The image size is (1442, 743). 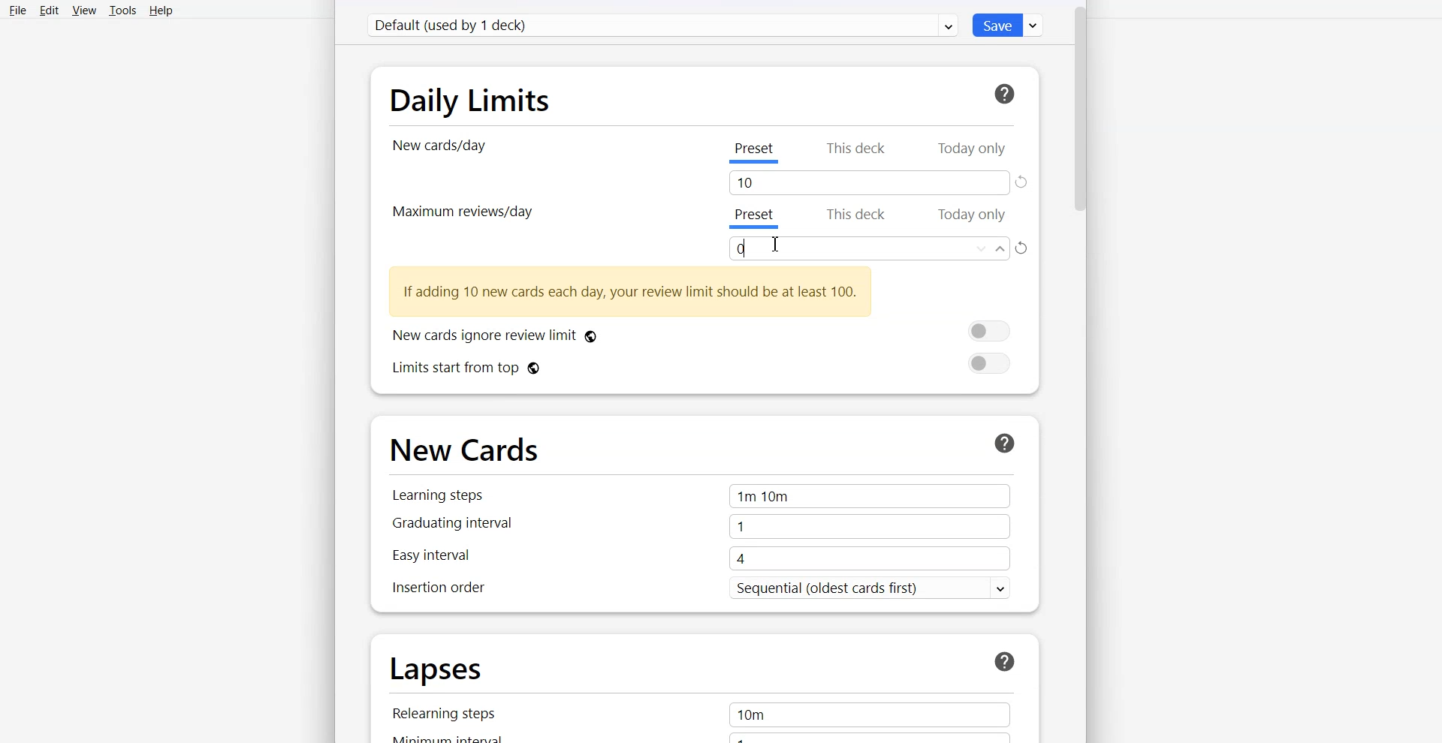 What do you see at coordinates (703, 714) in the screenshot?
I see `Relearning steps` at bounding box center [703, 714].